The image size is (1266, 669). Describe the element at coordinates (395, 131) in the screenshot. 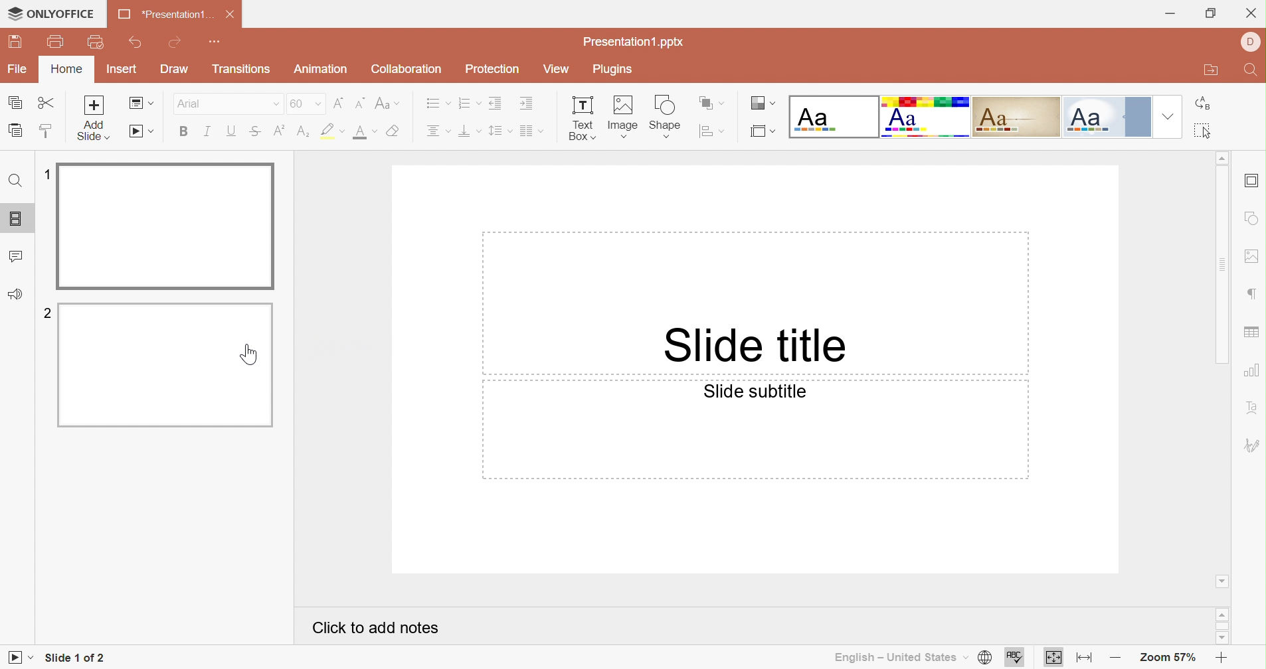

I see `Clear` at that location.